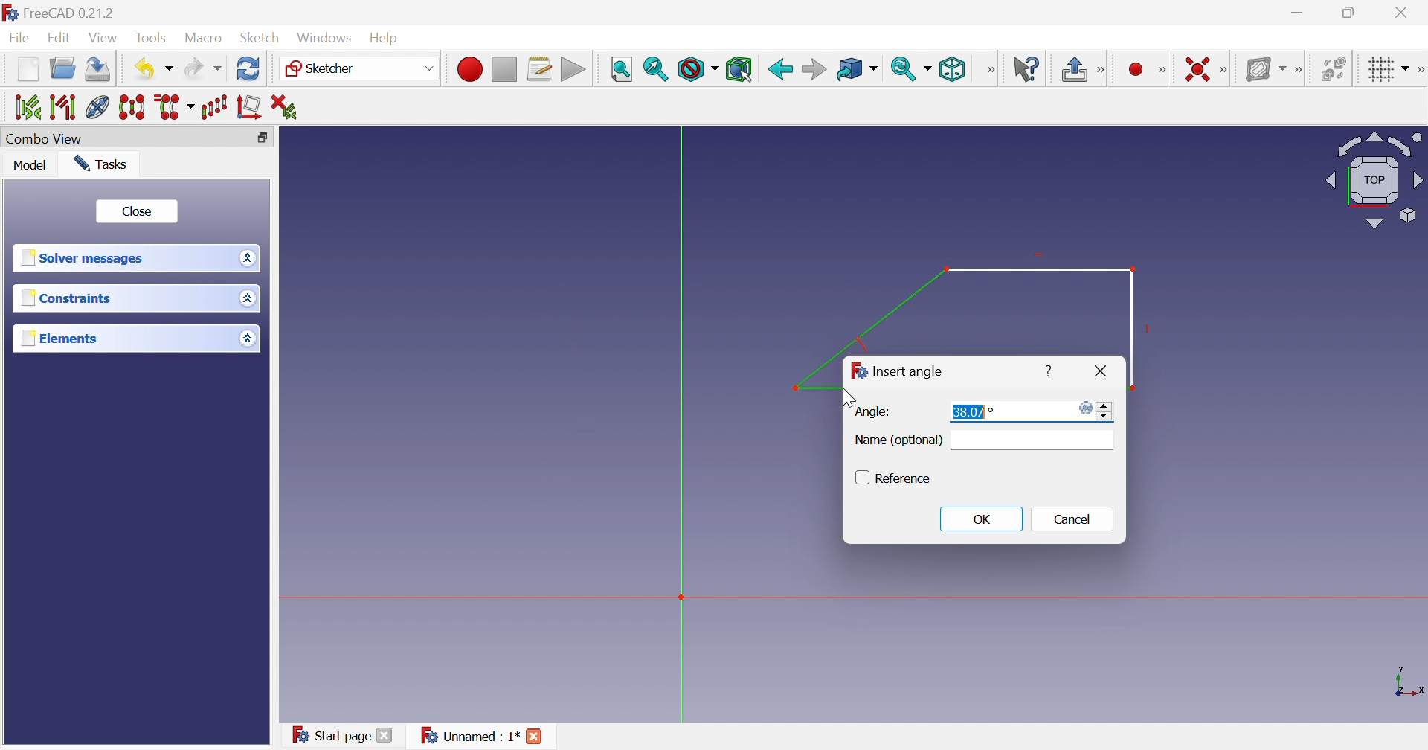  I want to click on More, so click(990, 69).